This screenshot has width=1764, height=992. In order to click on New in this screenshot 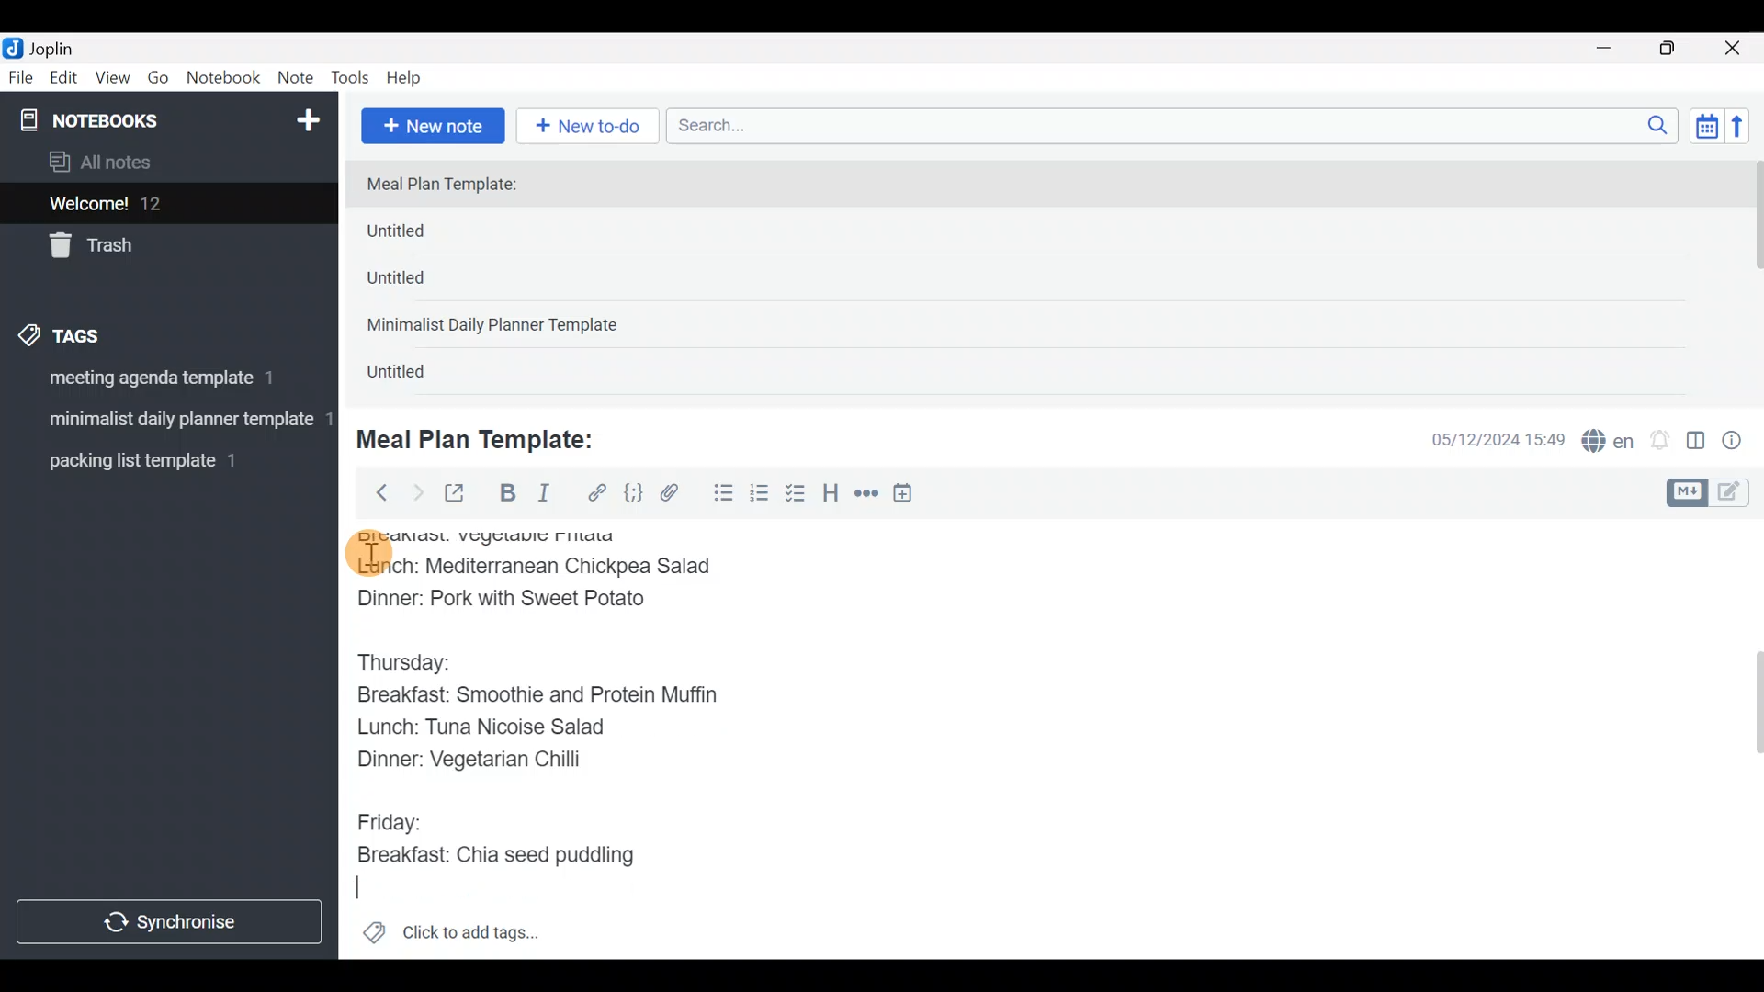, I will do `click(307, 117)`.